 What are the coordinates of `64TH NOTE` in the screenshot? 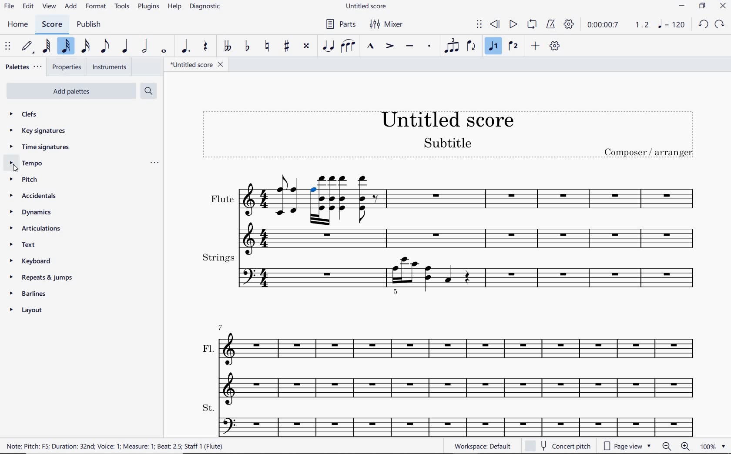 It's located at (47, 46).